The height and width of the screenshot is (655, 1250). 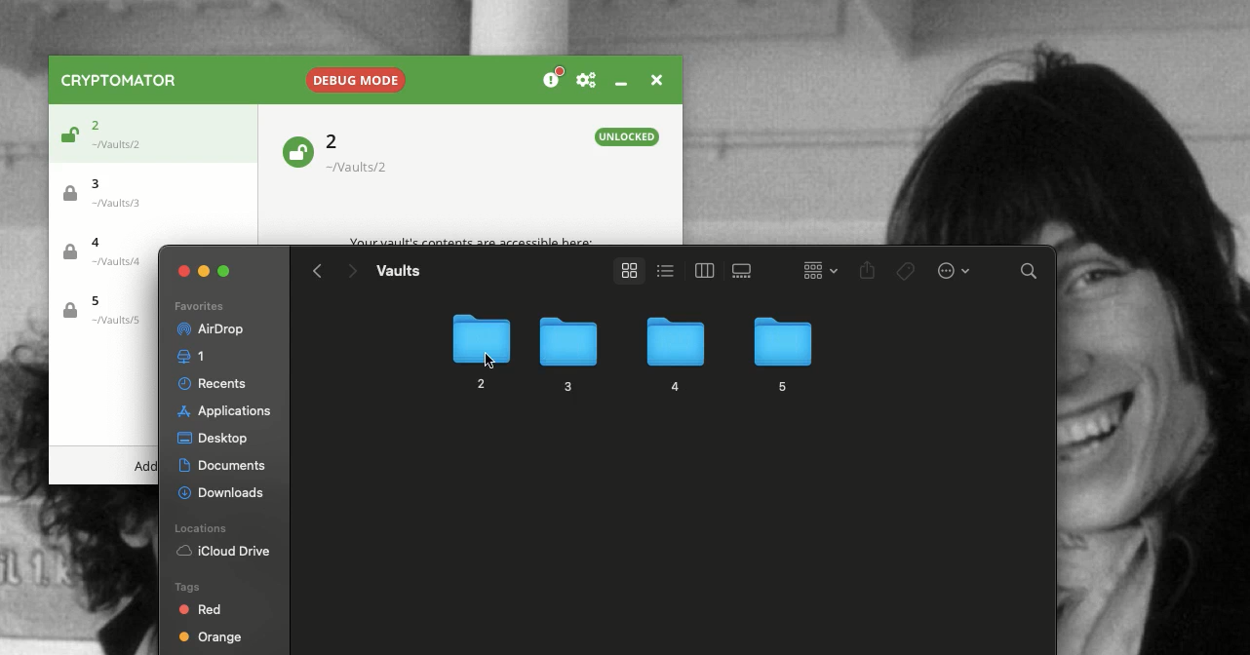 I want to click on View 3, so click(x=745, y=271).